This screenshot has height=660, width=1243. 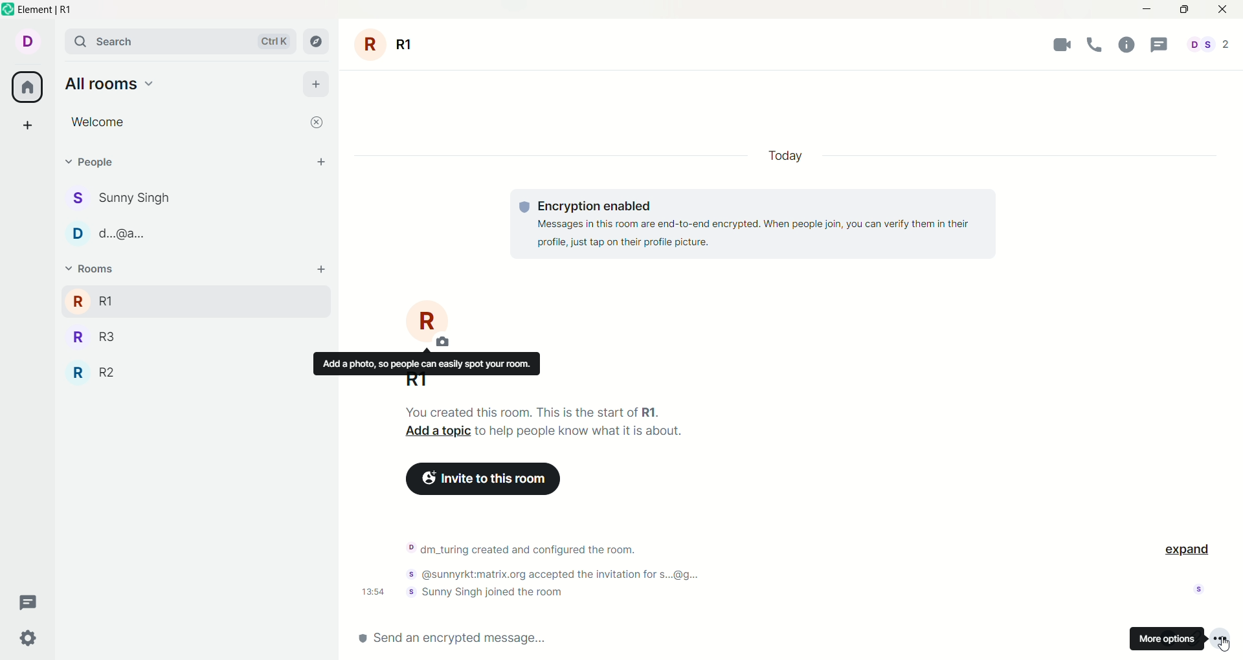 I want to click on Click to invite more people to this room, so click(x=483, y=479).